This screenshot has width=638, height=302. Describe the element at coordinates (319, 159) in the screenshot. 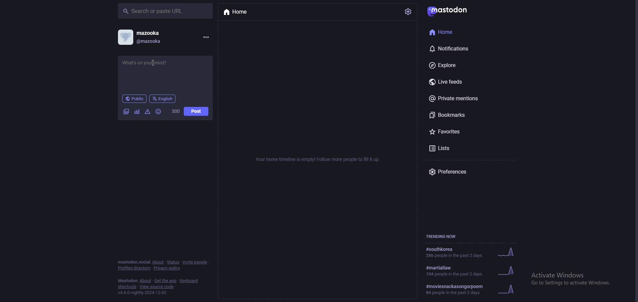

I see `info` at that location.